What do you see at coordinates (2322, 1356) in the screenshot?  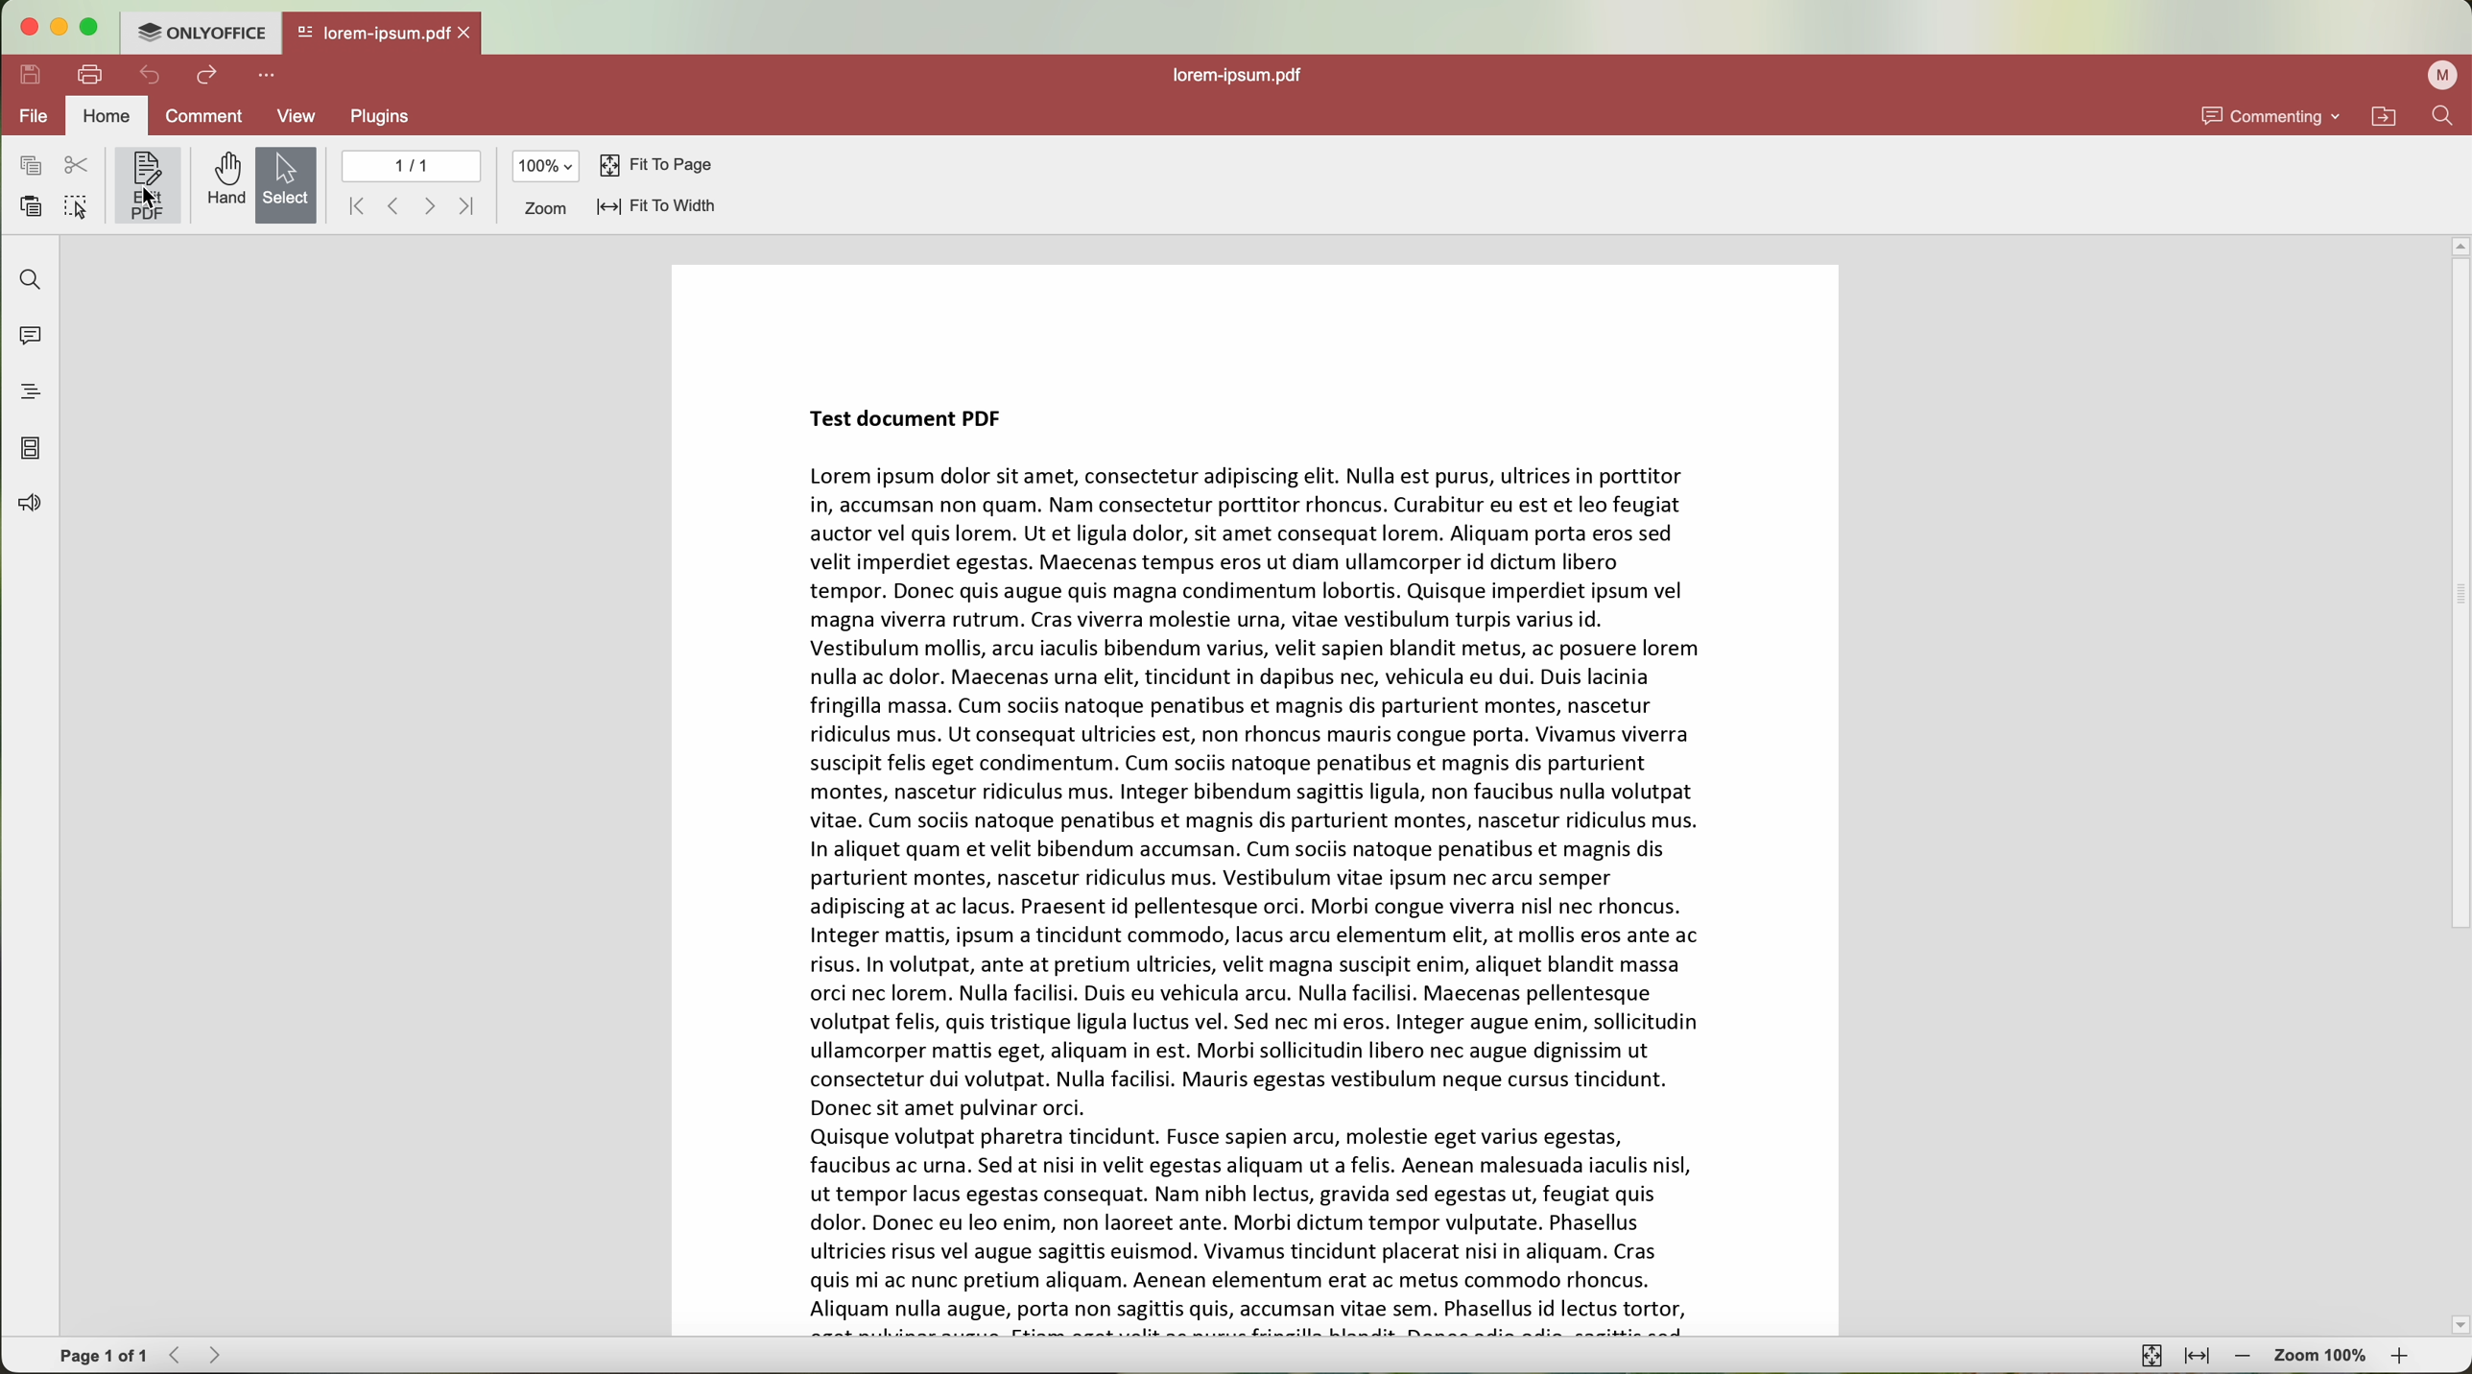 I see `zoom 100%` at bounding box center [2322, 1356].